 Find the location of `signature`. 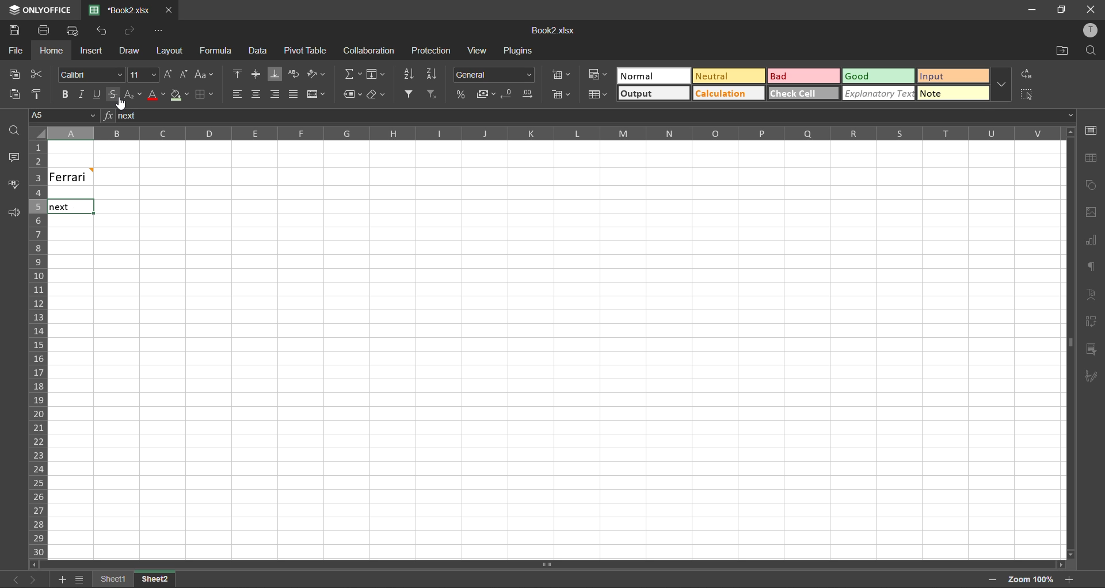

signature is located at coordinates (1094, 379).